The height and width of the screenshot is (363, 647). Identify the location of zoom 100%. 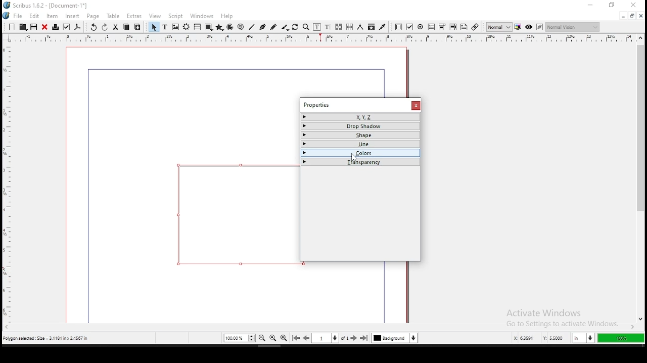
(273, 338).